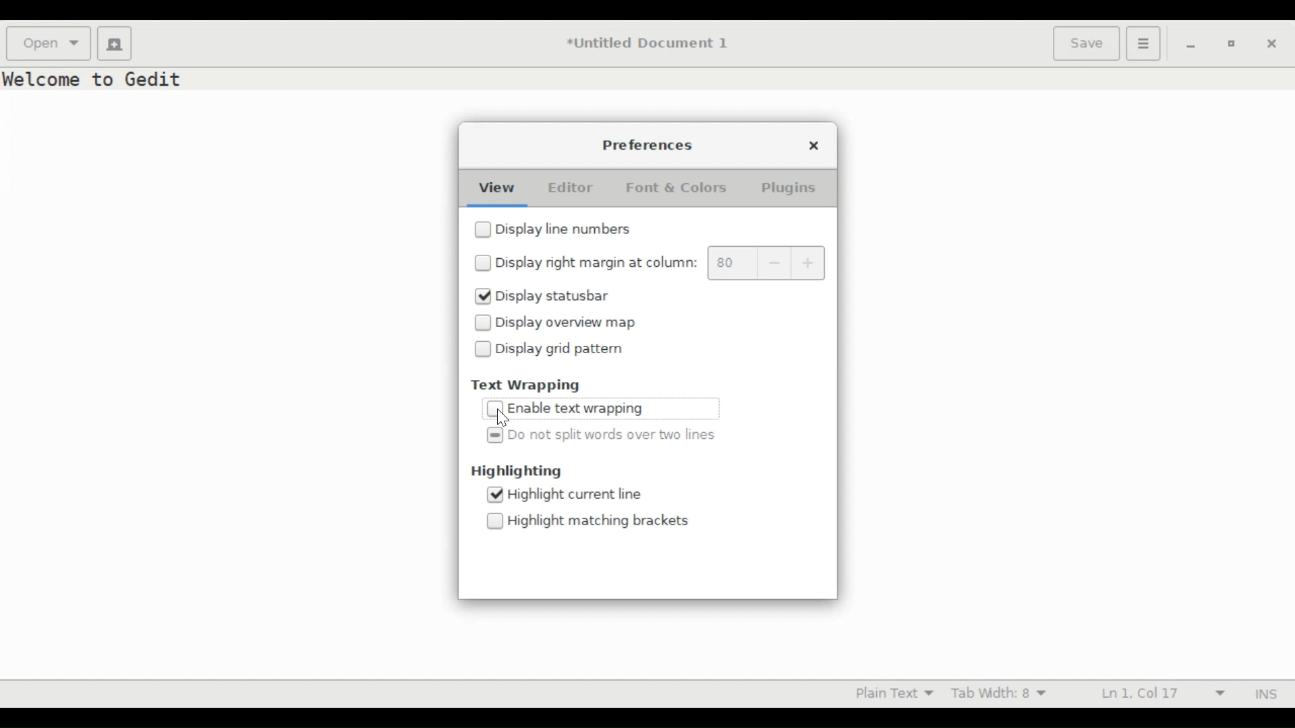  What do you see at coordinates (730, 263) in the screenshot?
I see `margin value` at bounding box center [730, 263].